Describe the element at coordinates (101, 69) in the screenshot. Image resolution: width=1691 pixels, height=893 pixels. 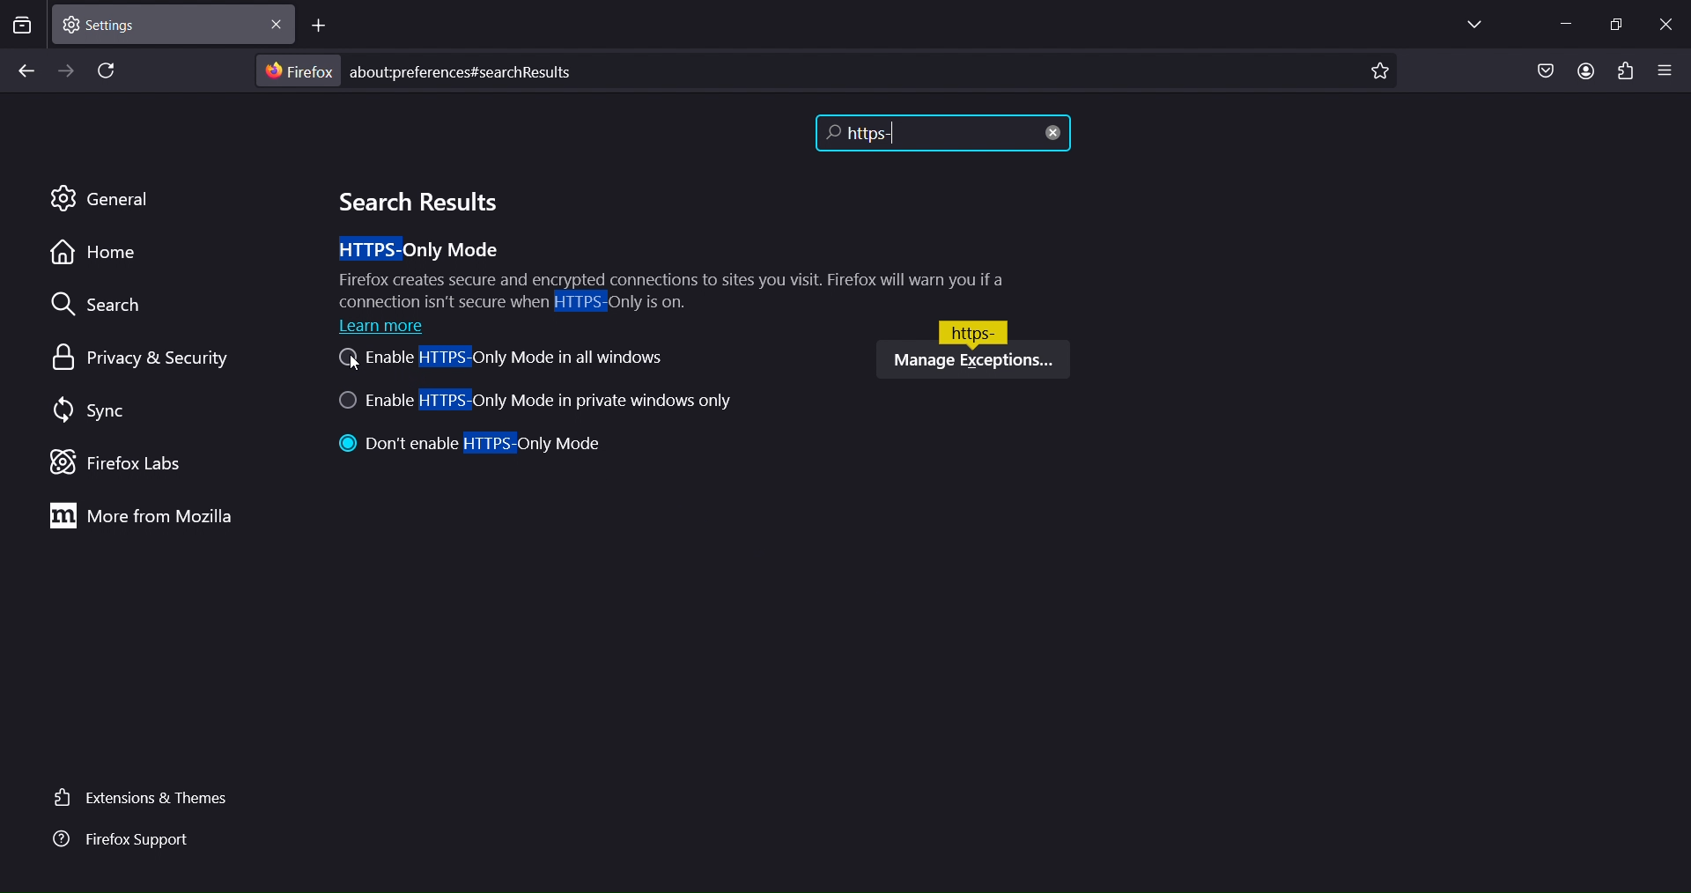
I see `reload page` at that location.